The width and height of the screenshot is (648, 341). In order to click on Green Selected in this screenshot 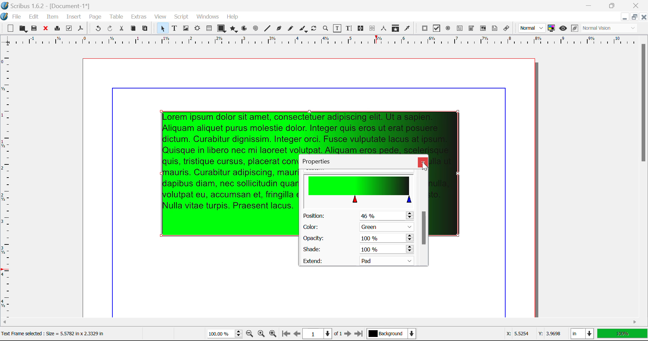, I will do `click(359, 227)`.